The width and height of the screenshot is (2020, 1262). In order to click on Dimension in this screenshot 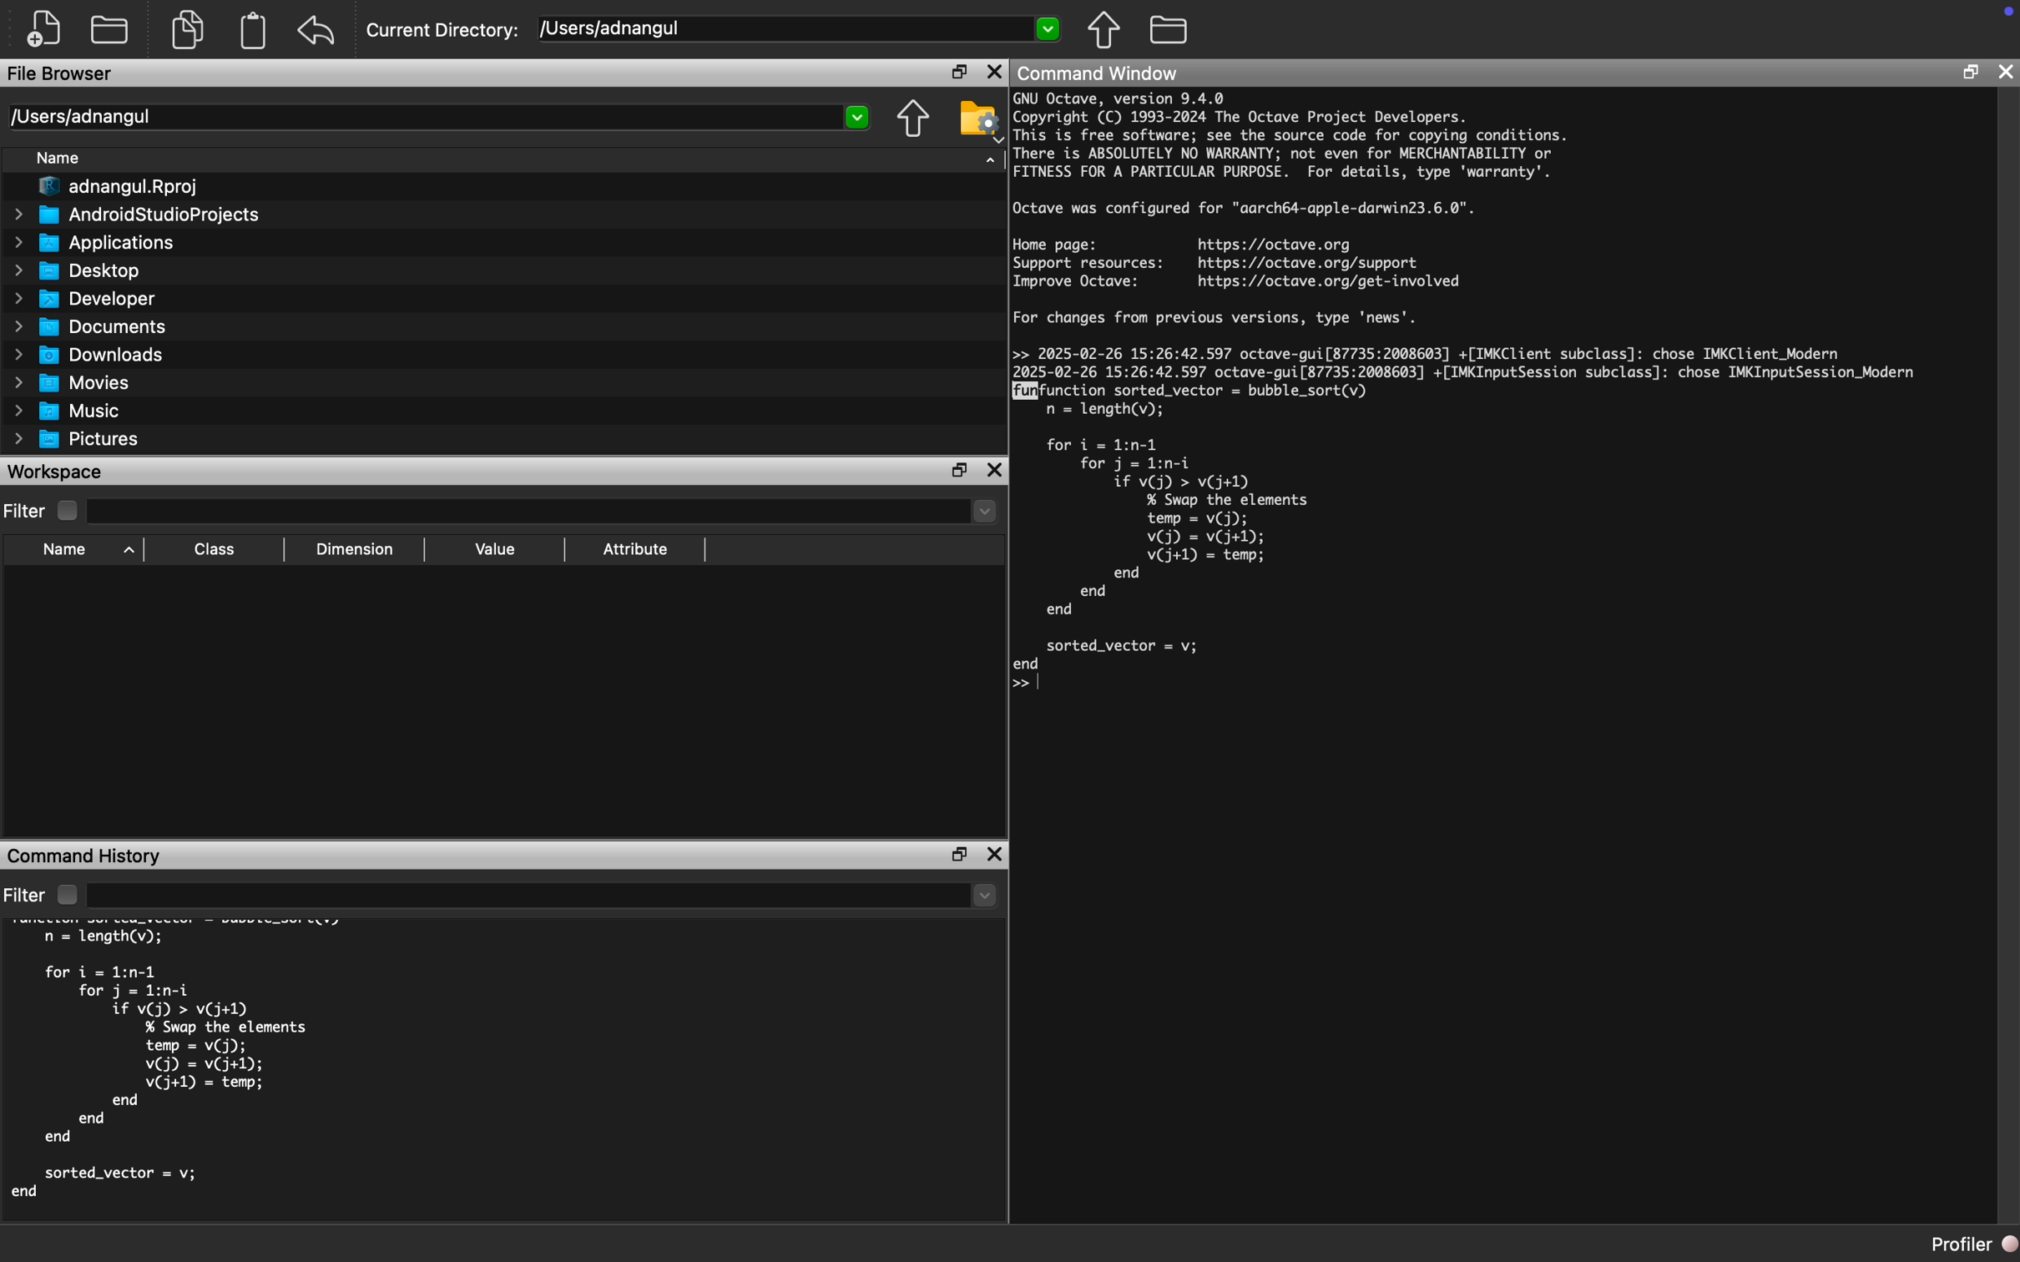, I will do `click(355, 550)`.